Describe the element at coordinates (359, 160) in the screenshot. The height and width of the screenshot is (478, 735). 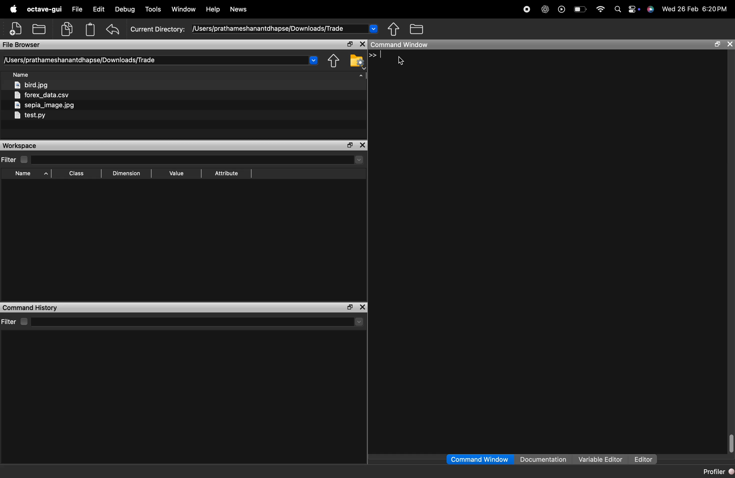
I see `dropdown` at that location.